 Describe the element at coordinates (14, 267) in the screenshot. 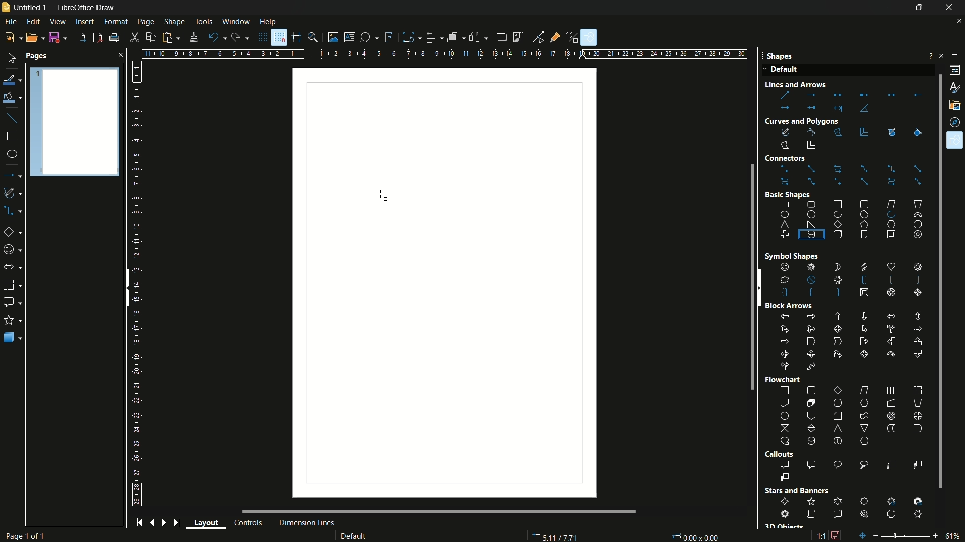

I see `block arrows` at that location.